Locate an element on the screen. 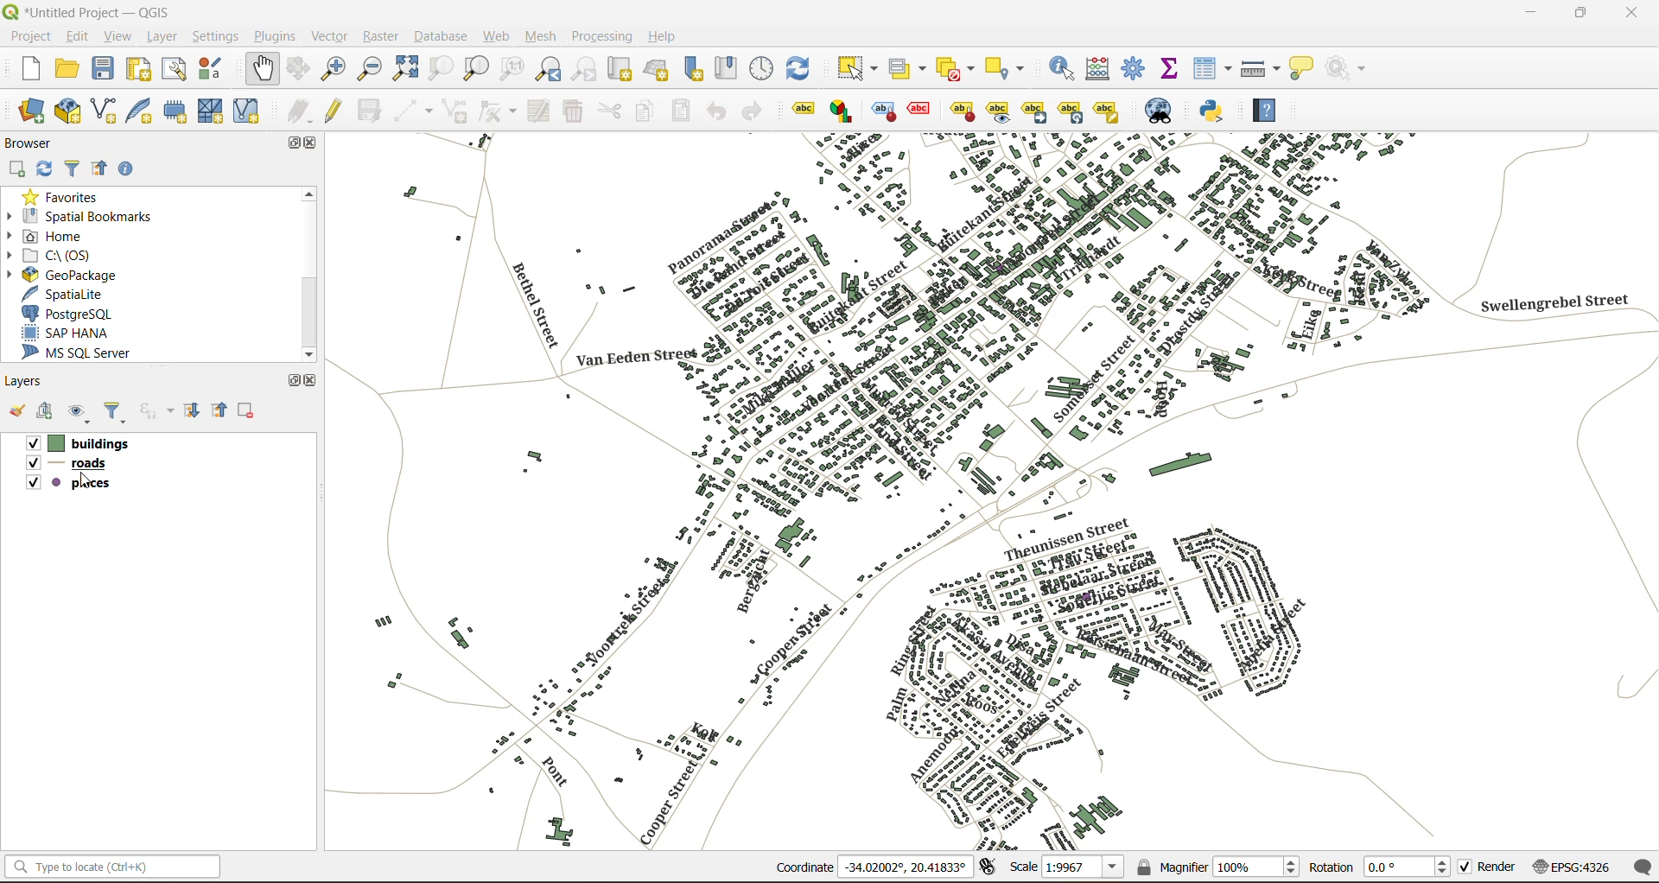 The image size is (1659, 883). new mesh layer is located at coordinates (208, 111).